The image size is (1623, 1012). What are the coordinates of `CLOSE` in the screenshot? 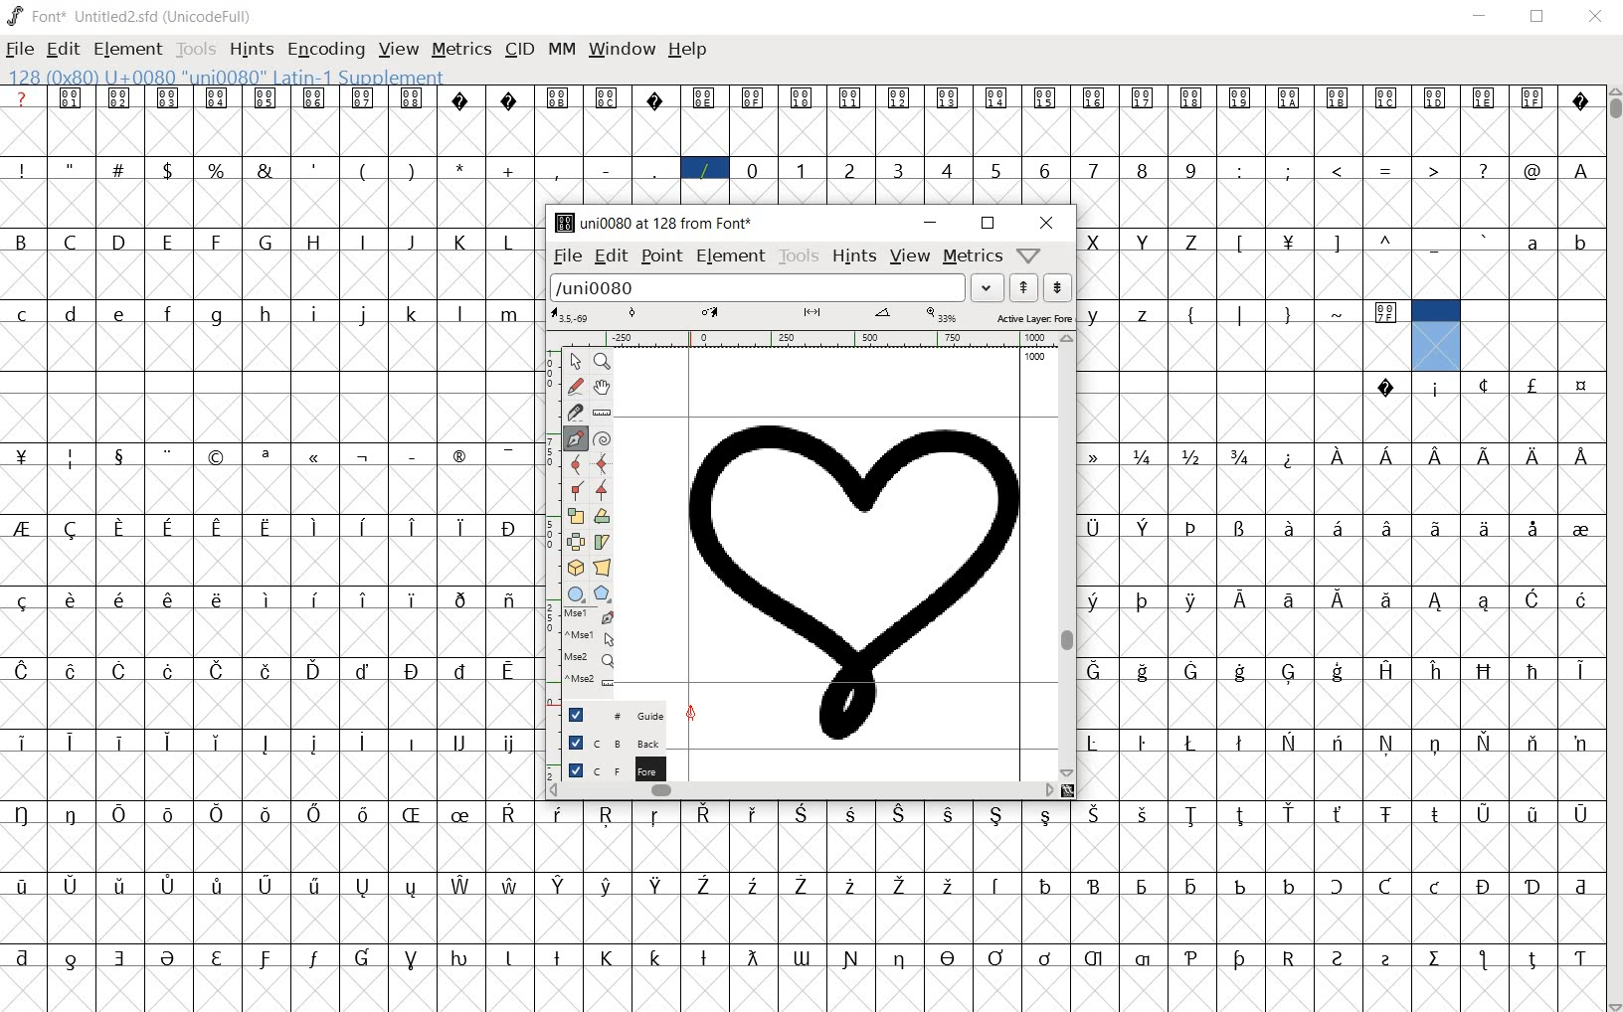 It's located at (1595, 18).